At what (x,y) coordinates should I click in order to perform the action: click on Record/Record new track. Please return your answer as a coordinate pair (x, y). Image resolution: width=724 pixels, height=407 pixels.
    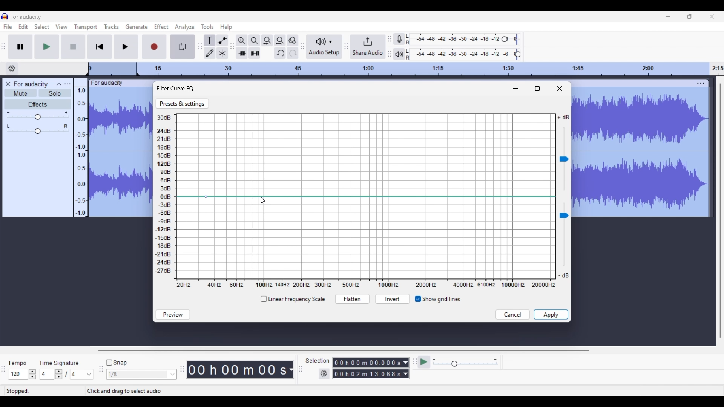
    Looking at the image, I should click on (156, 47).